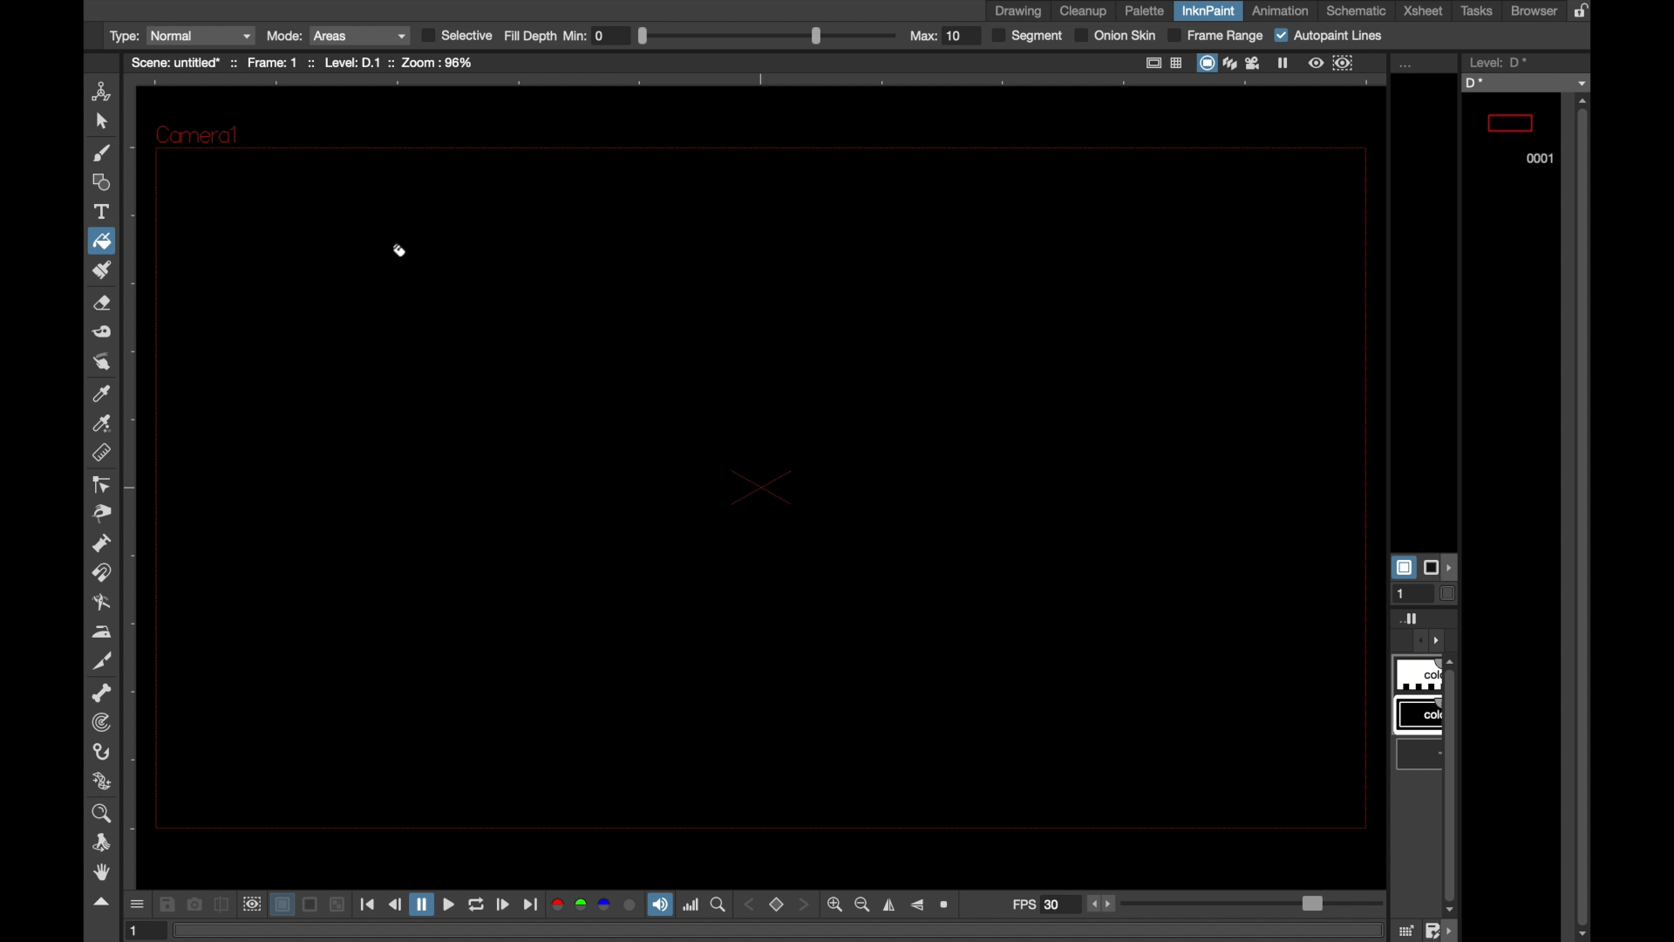 The width and height of the screenshot is (1674, 942). What do you see at coordinates (103, 424) in the screenshot?
I see `rgb picker tool` at bounding box center [103, 424].